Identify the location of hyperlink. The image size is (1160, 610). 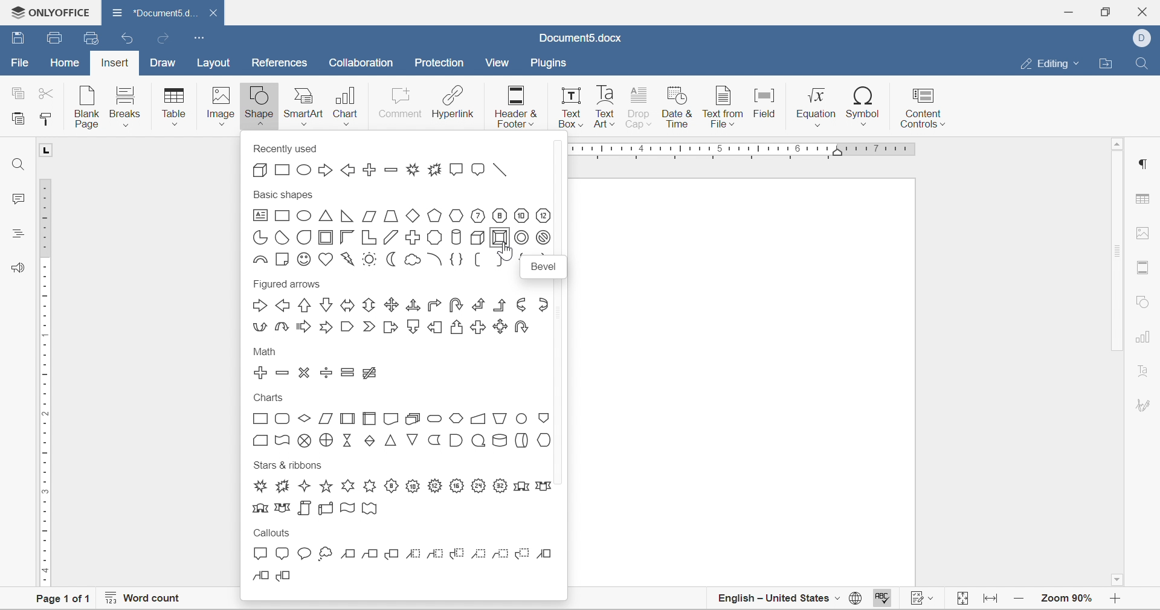
(453, 100).